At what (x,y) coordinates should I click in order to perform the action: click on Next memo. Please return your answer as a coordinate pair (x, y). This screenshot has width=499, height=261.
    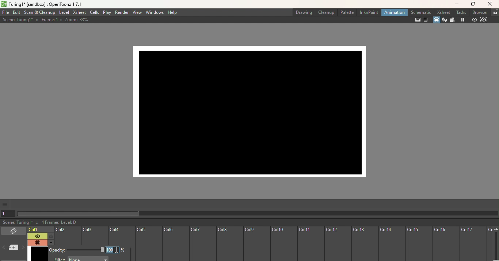
    Looking at the image, I should click on (22, 248).